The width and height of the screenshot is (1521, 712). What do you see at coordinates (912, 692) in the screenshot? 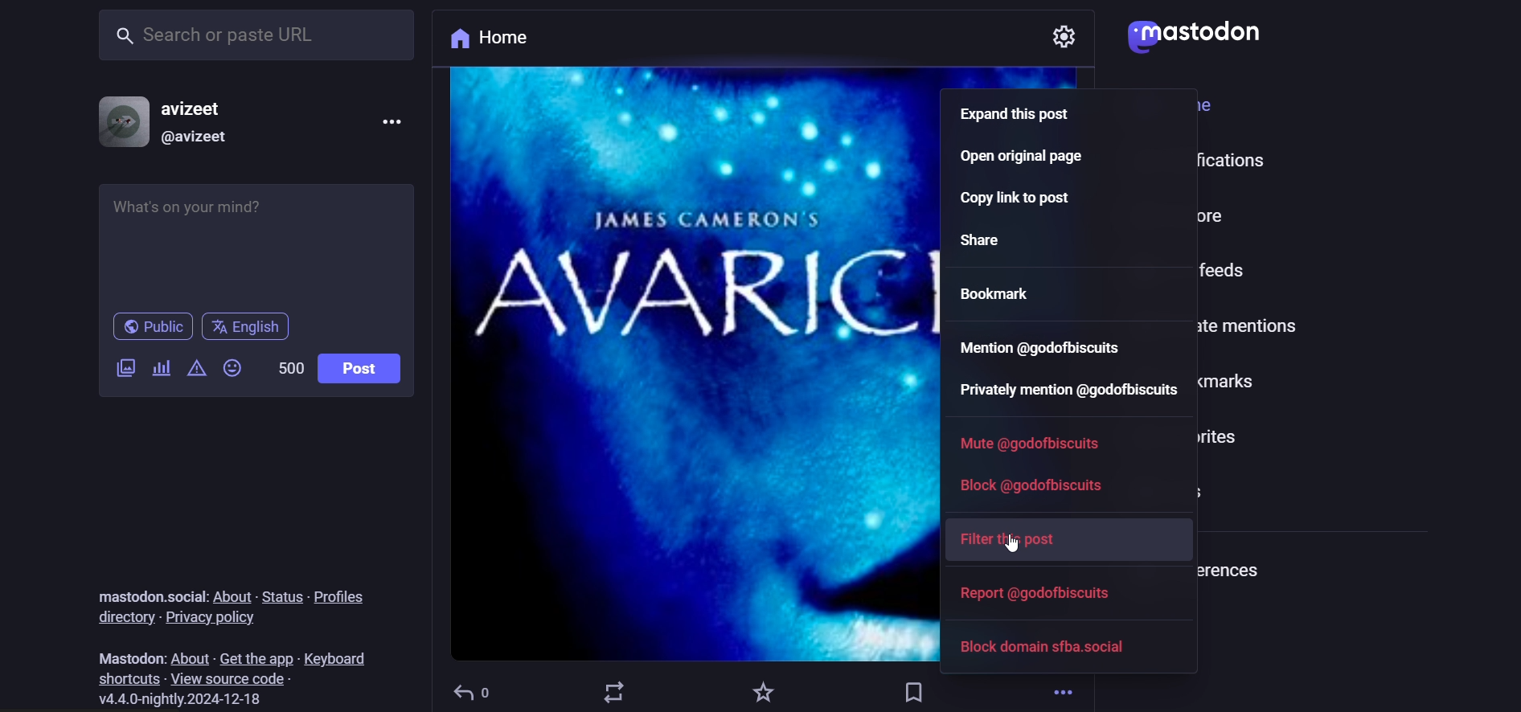
I see `bookmark` at bounding box center [912, 692].